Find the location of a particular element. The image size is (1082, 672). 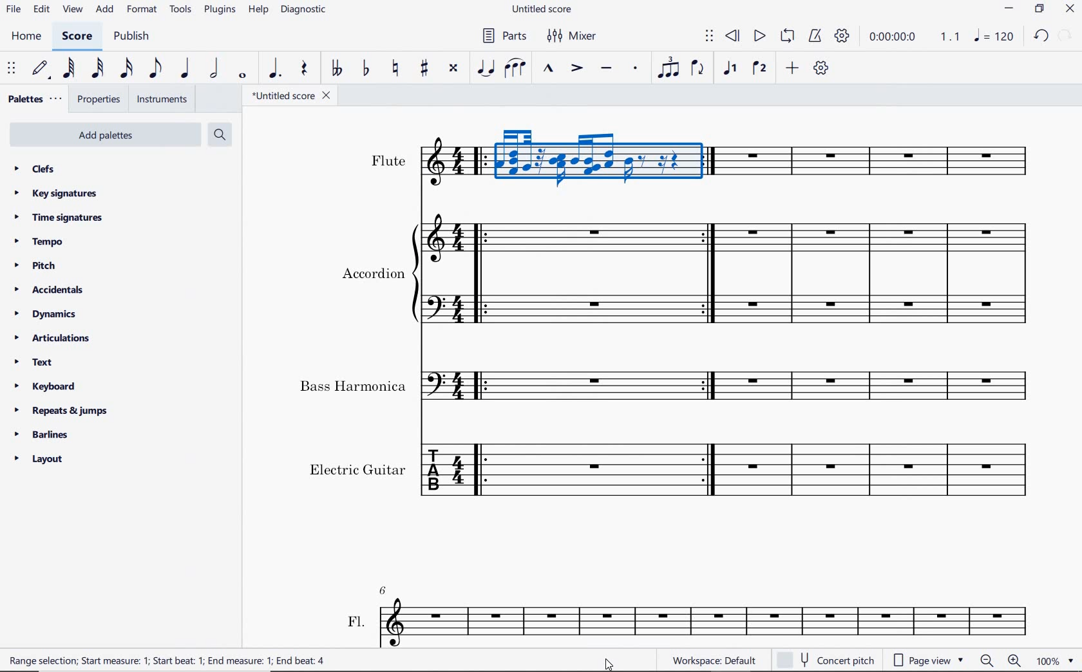

dynamics is located at coordinates (47, 313).